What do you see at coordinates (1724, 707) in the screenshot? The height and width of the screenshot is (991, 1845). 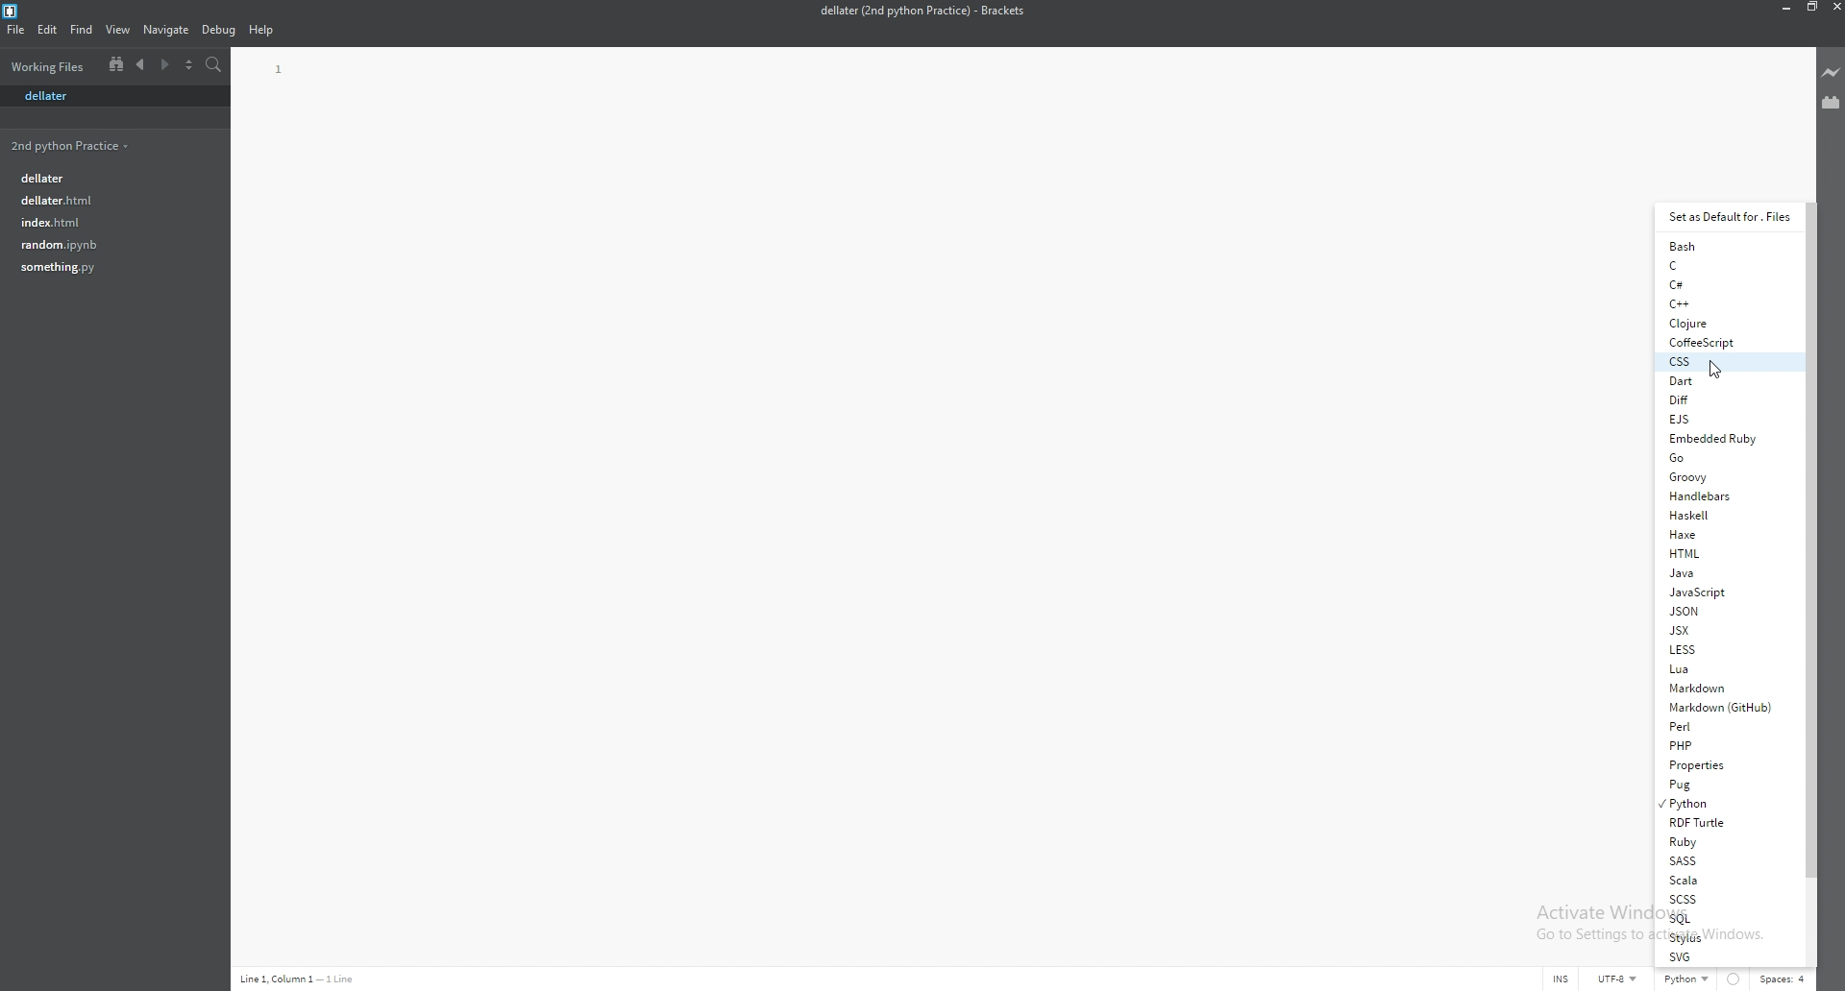 I see `markdown(github)` at bounding box center [1724, 707].